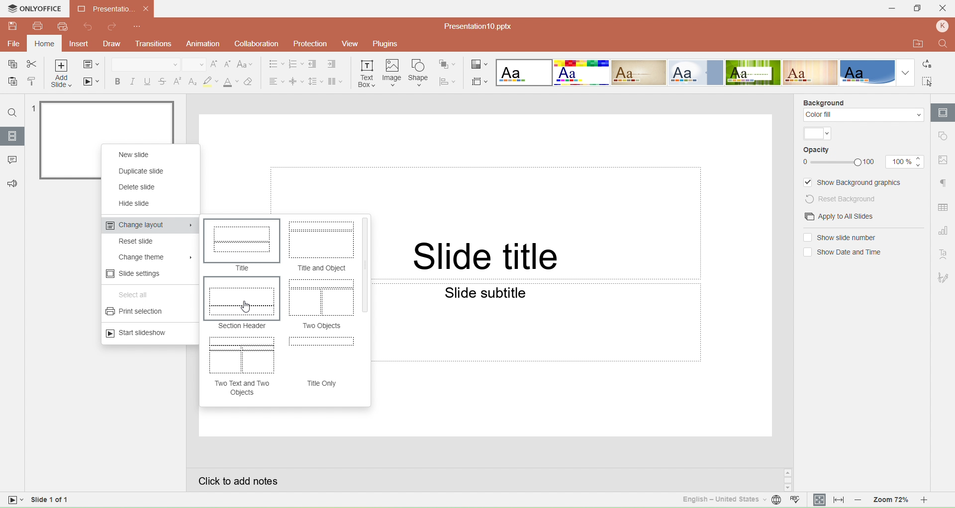  Describe the element at coordinates (131, 81) in the screenshot. I see `Italic` at that location.